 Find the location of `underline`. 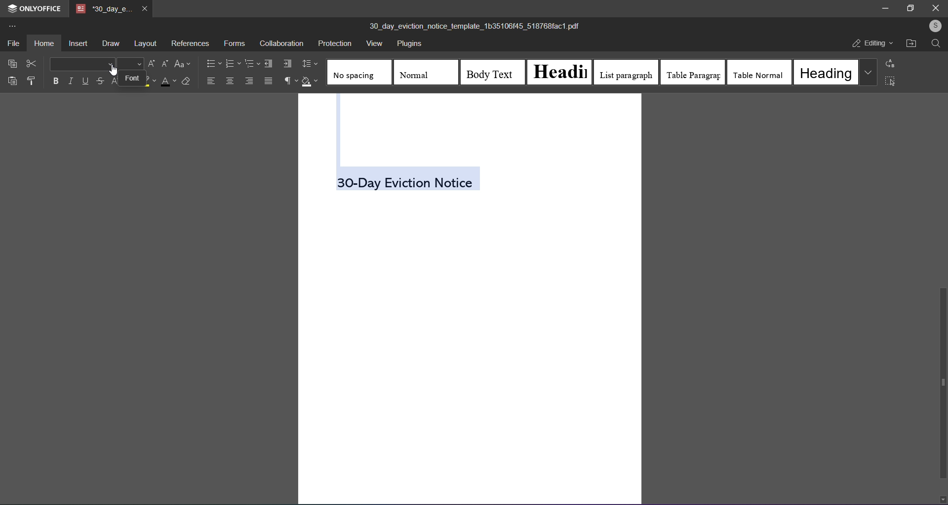

underline is located at coordinates (85, 80).